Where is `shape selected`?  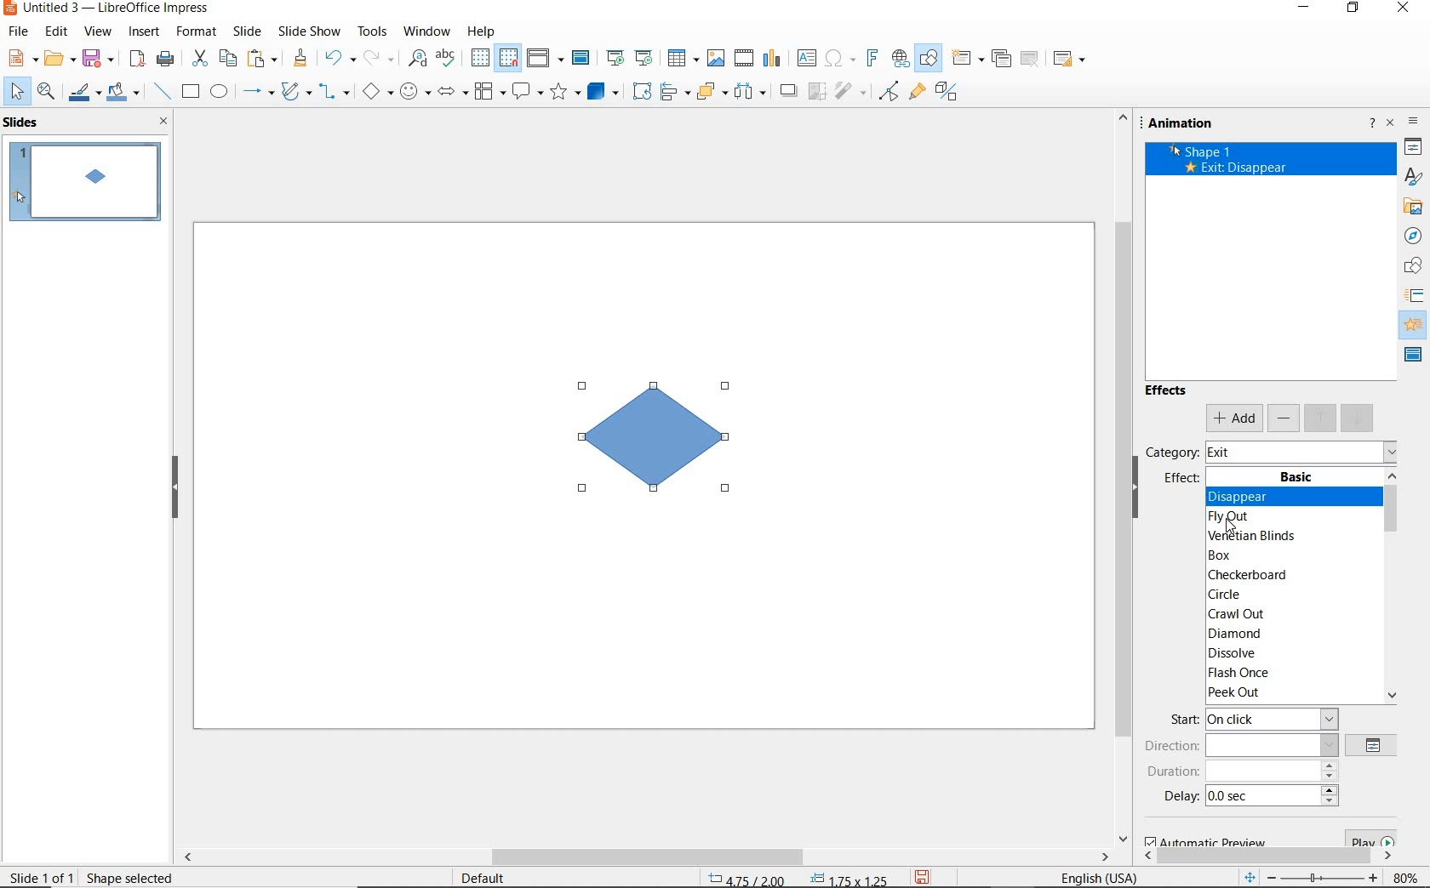 shape selected is located at coordinates (133, 879).